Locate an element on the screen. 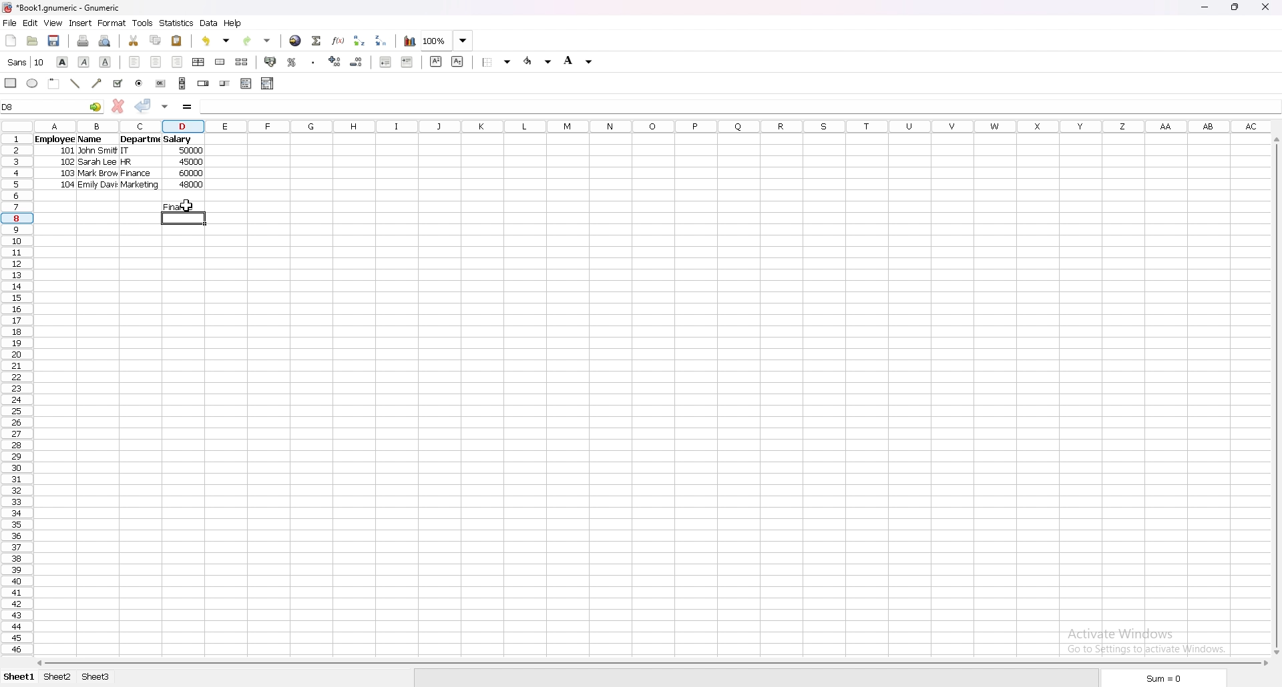  Sans 10 is located at coordinates (25, 63).